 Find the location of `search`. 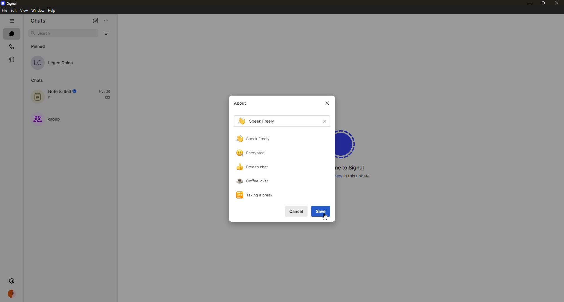

search is located at coordinates (46, 33).